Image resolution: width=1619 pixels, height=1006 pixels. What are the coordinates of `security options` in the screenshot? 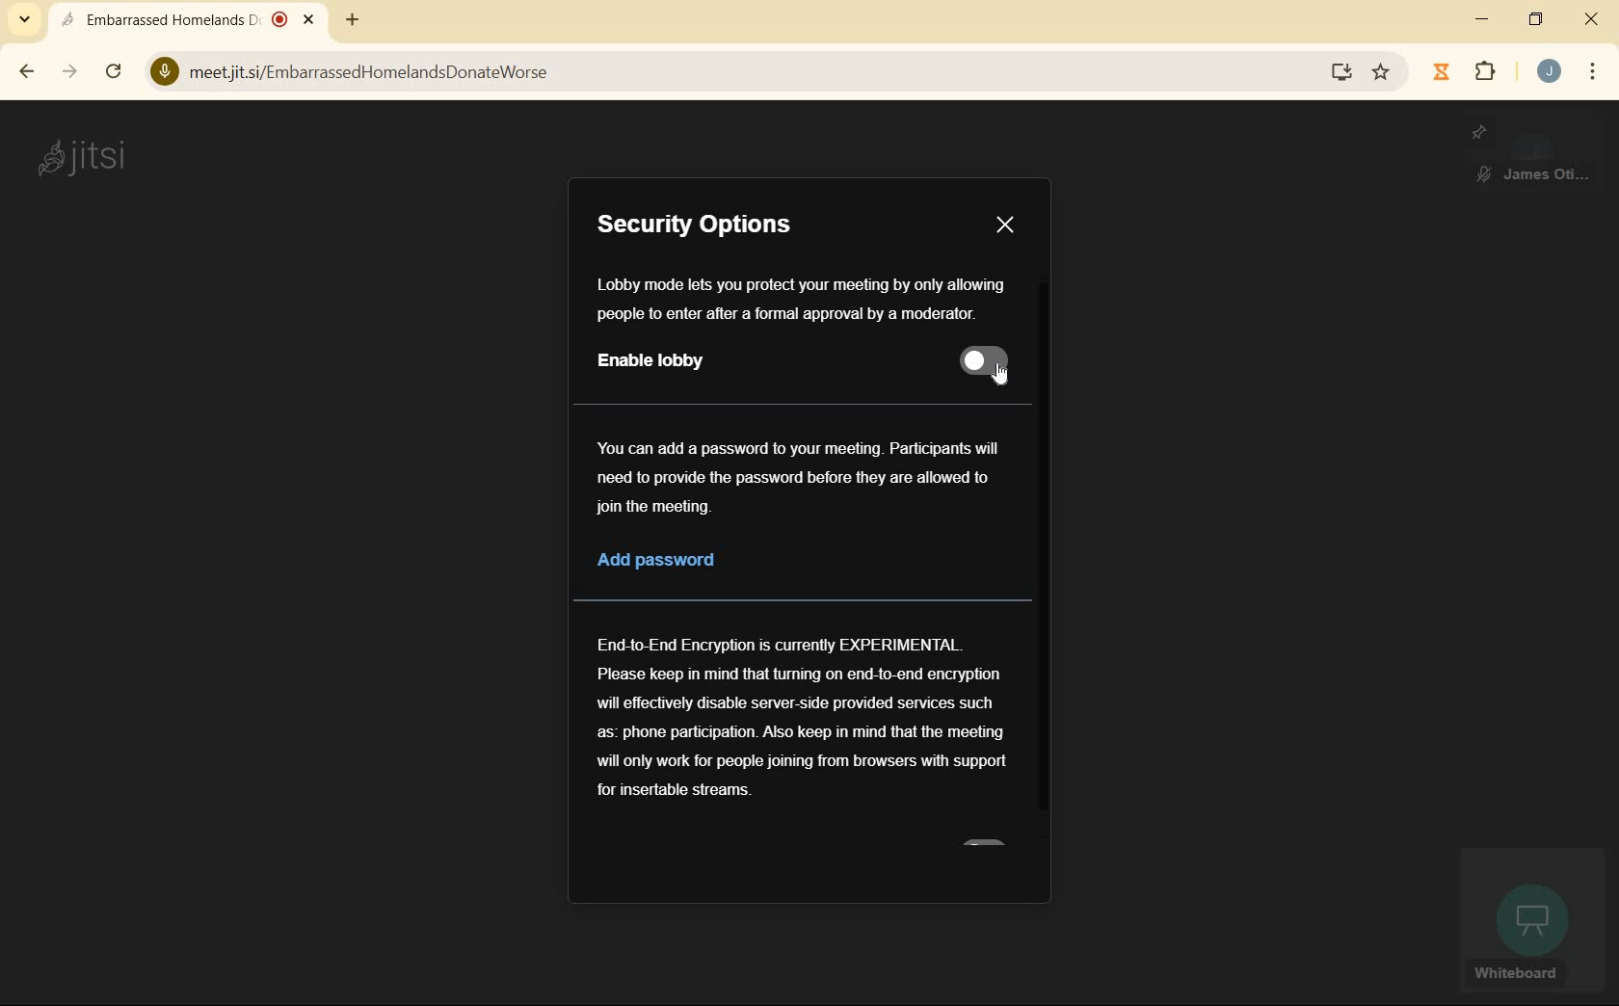 It's located at (719, 226).